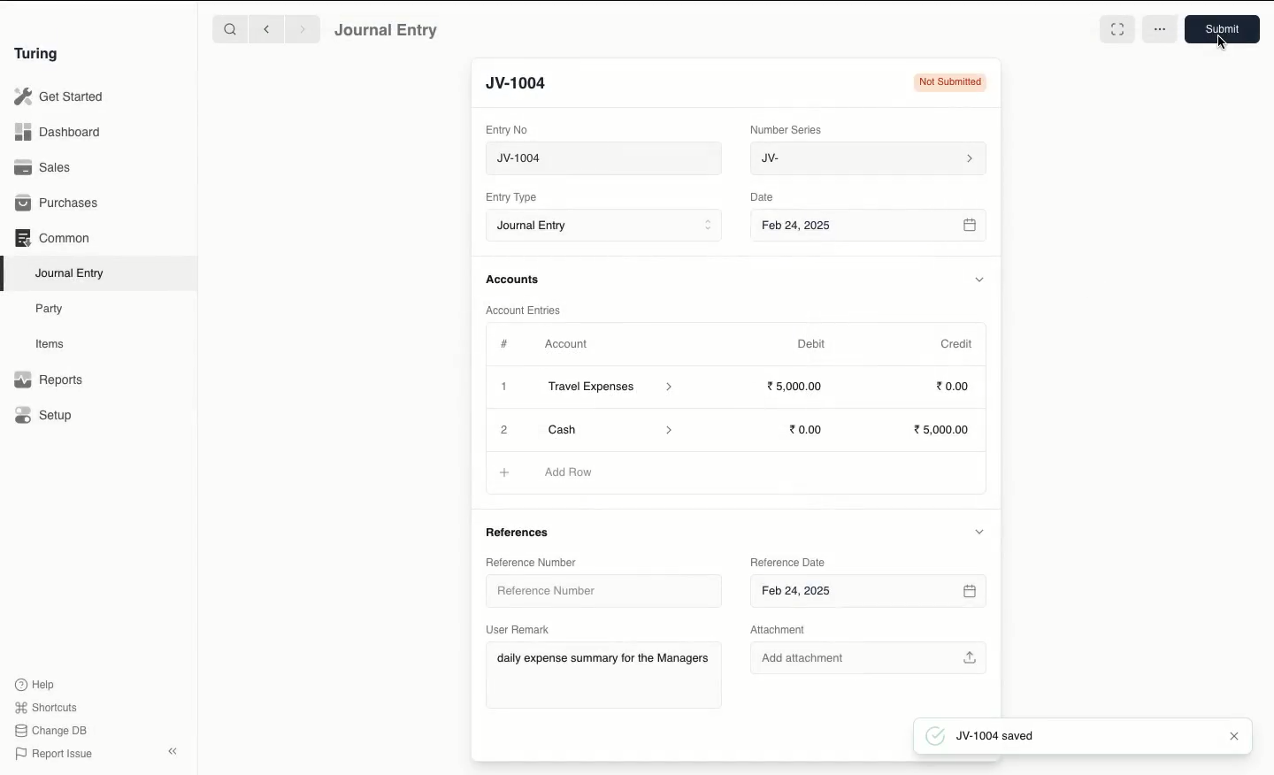 The width and height of the screenshot is (1274, 775). What do you see at coordinates (511, 197) in the screenshot?
I see `Entry Type` at bounding box center [511, 197].